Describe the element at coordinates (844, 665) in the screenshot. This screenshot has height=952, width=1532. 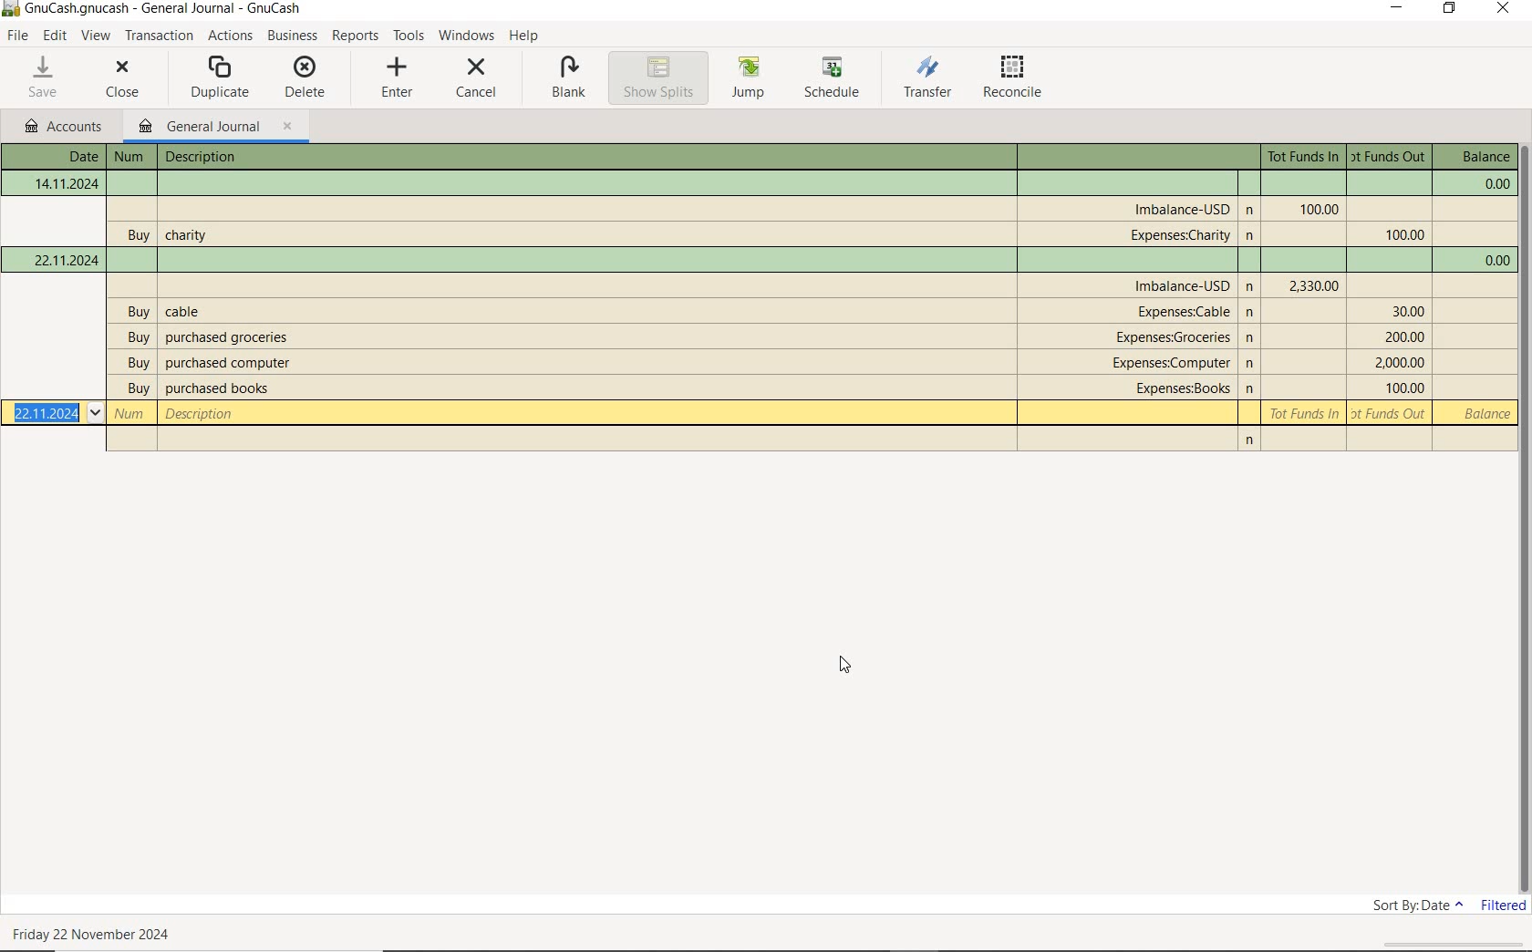
I see `cursor` at that location.